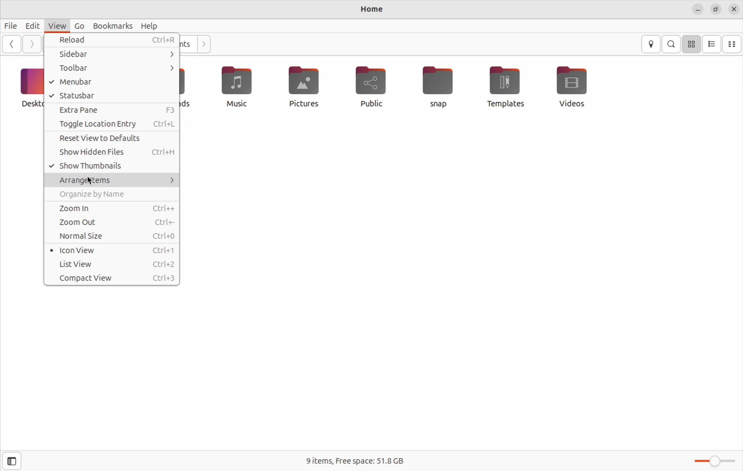 This screenshot has width=743, height=471. Describe the element at coordinates (113, 278) in the screenshot. I see `compact view` at that location.